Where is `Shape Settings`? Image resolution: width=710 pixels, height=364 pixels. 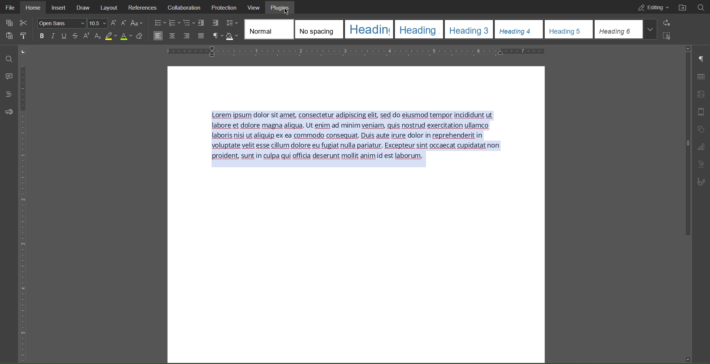
Shape Settings is located at coordinates (701, 129).